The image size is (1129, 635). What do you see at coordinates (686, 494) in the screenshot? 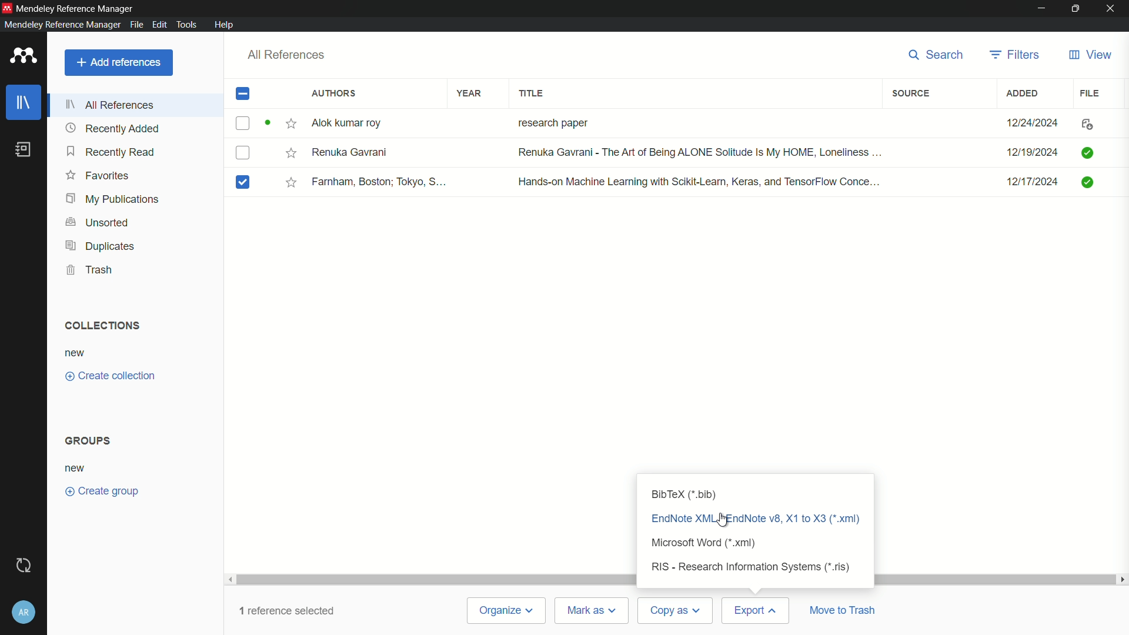
I see `bibtex` at bounding box center [686, 494].